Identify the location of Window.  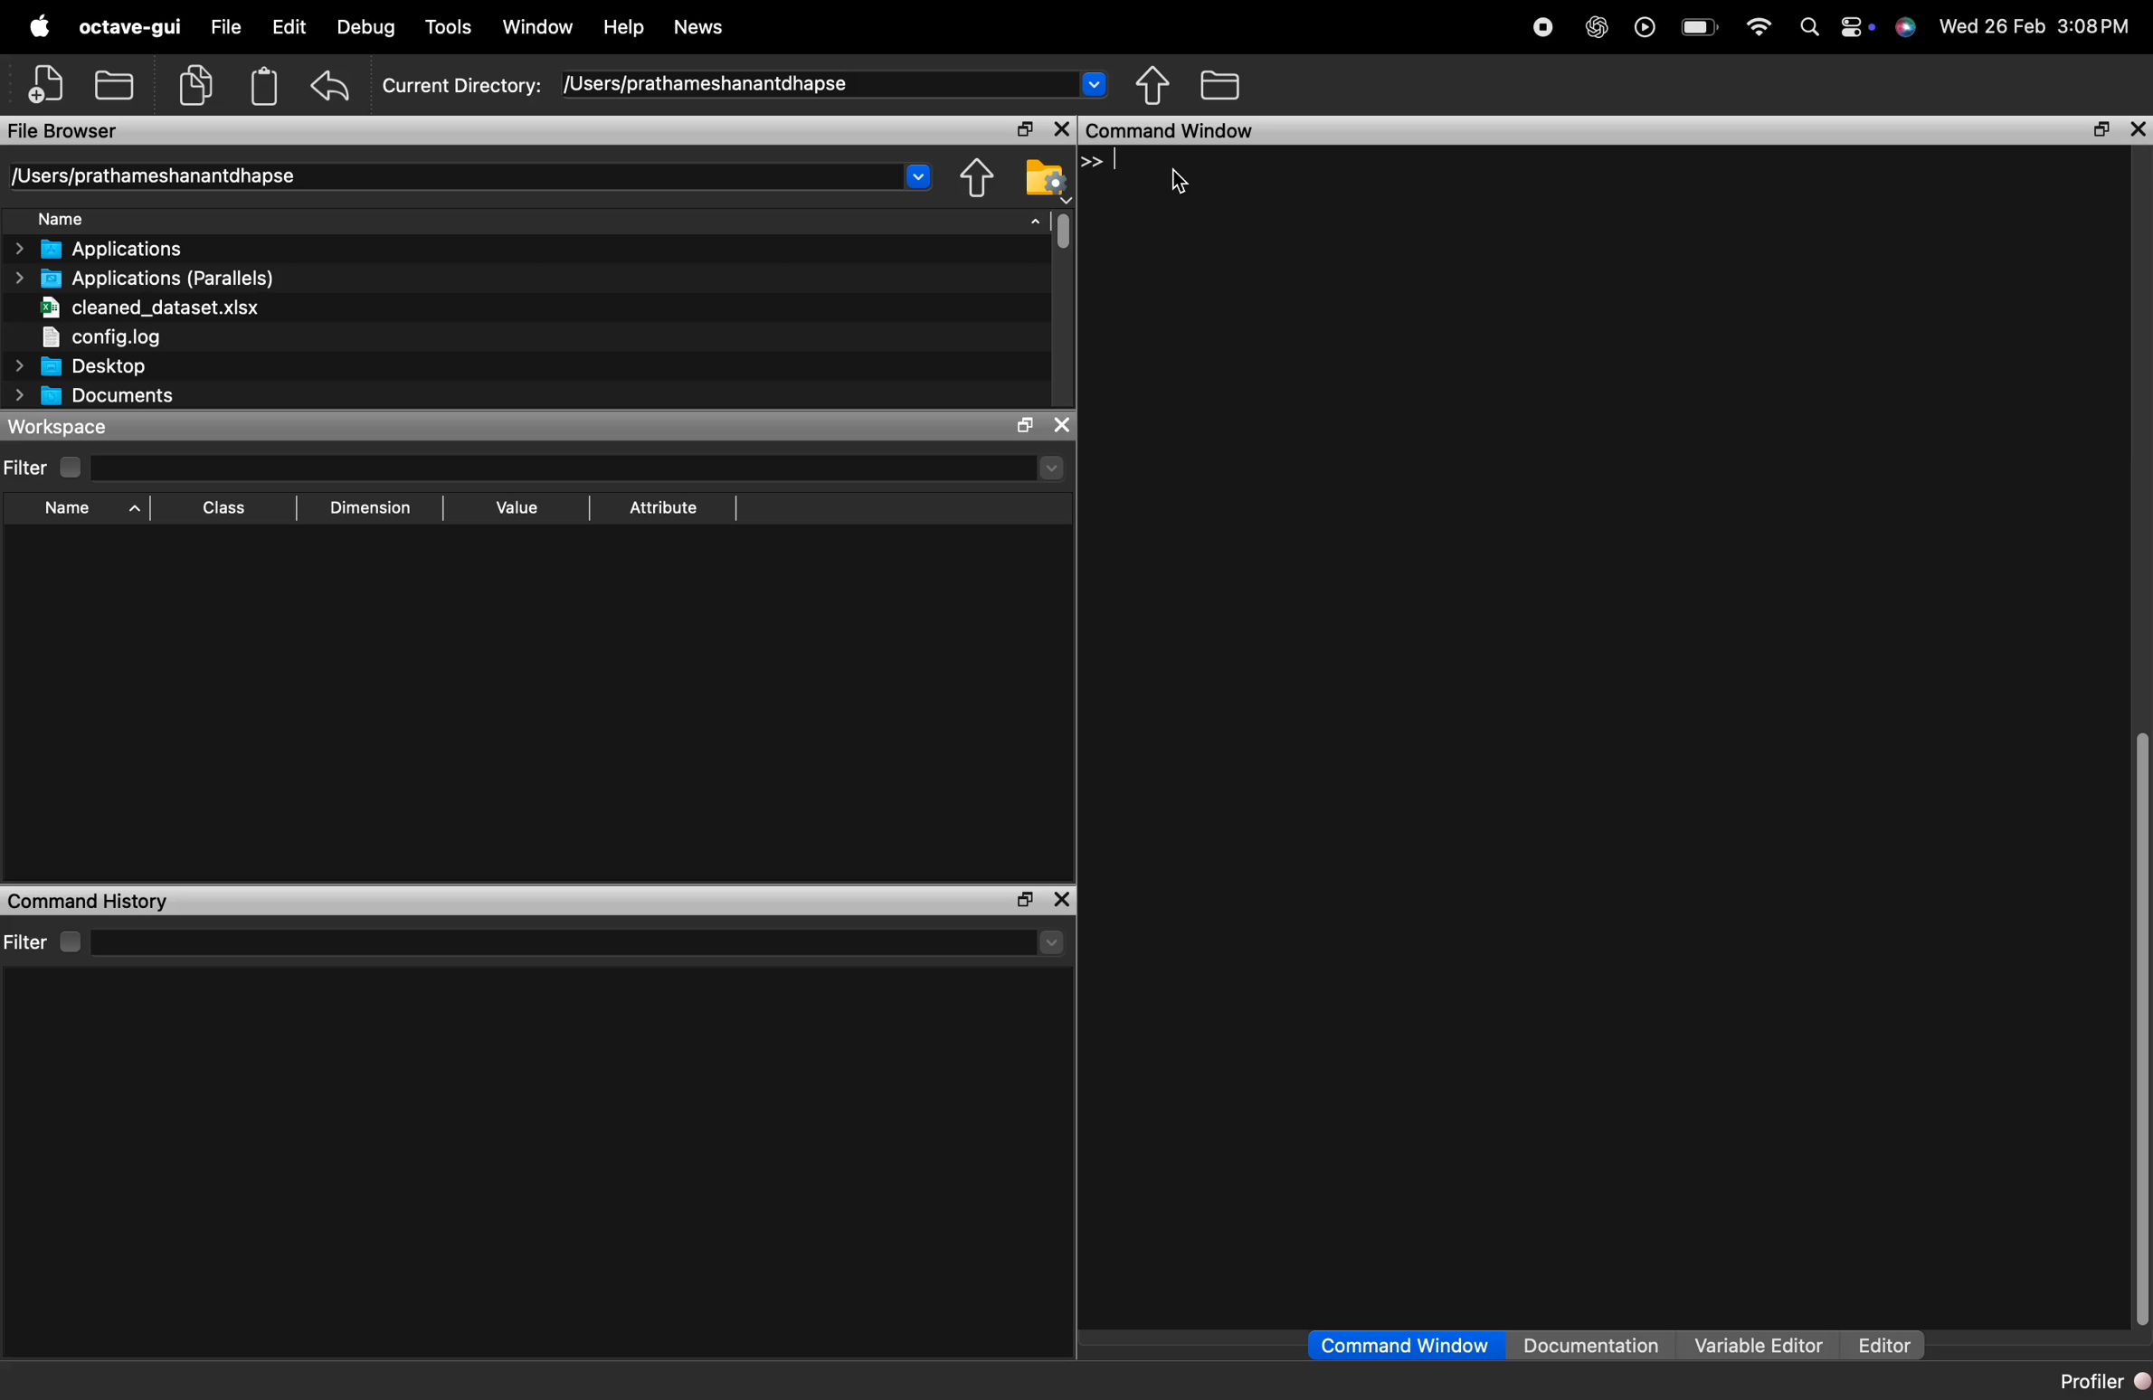
(541, 28).